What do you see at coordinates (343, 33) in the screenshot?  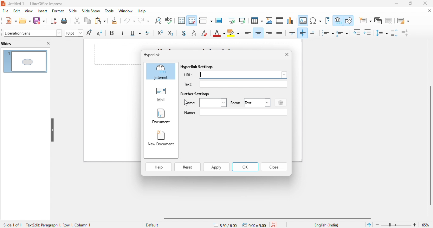 I see `toggle ordered list` at bounding box center [343, 33].